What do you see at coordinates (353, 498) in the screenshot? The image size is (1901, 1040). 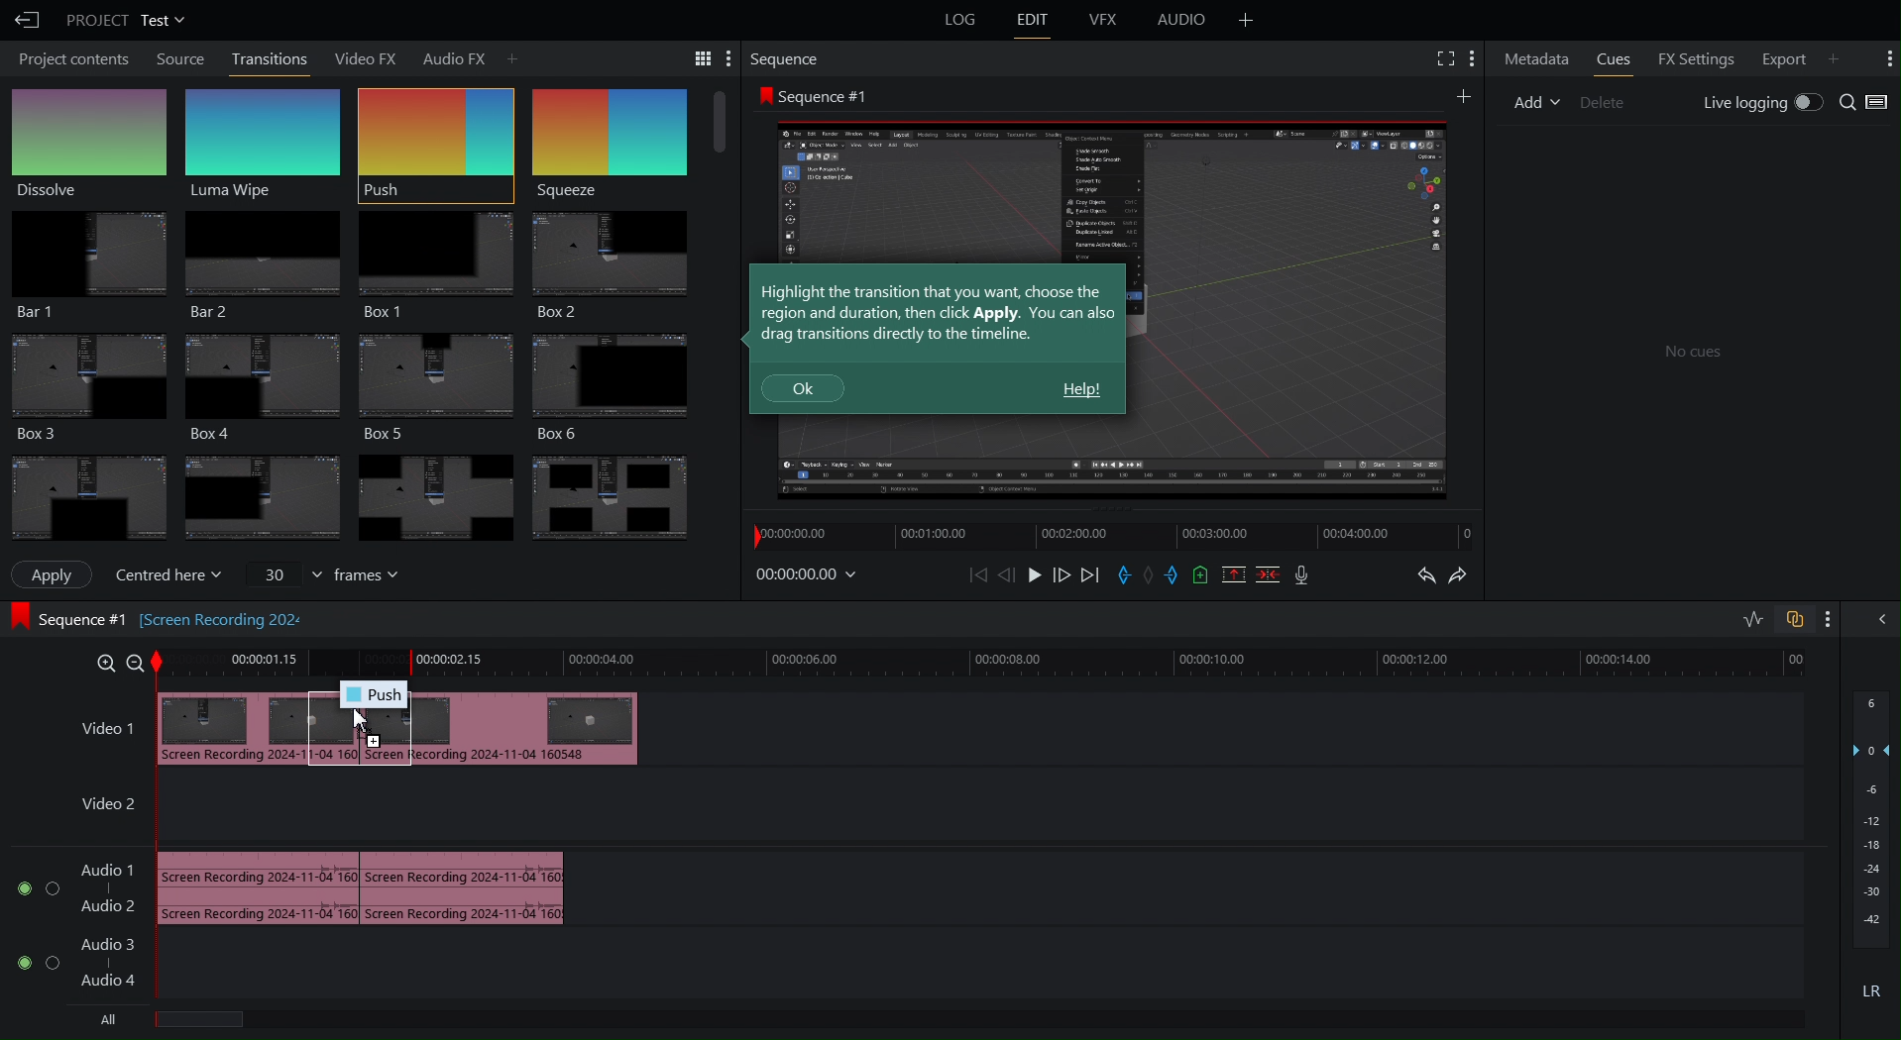 I see `Transitions` at bounding box center [353, 498].